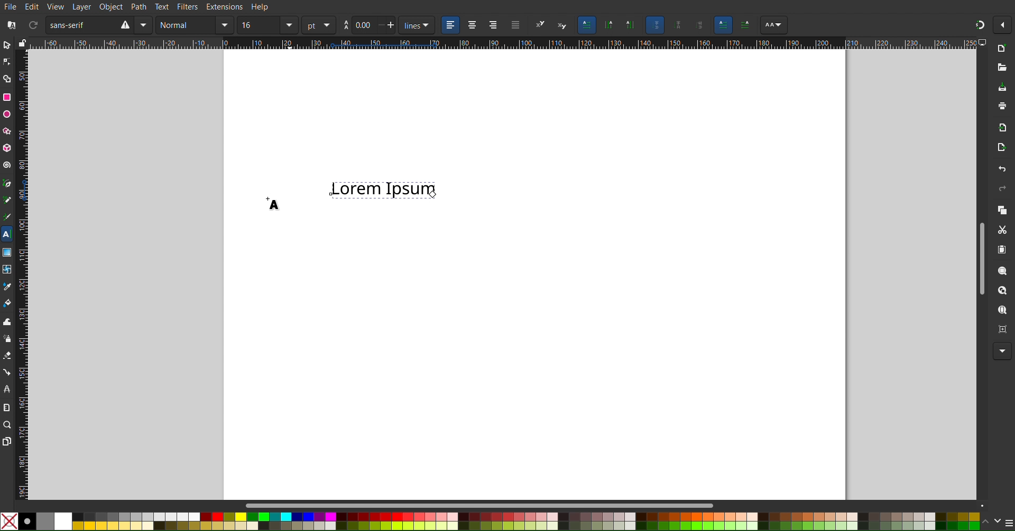  Describe the element at coordinates (7, 200) in the screenshot. I see `Pencil Tool` at that location.